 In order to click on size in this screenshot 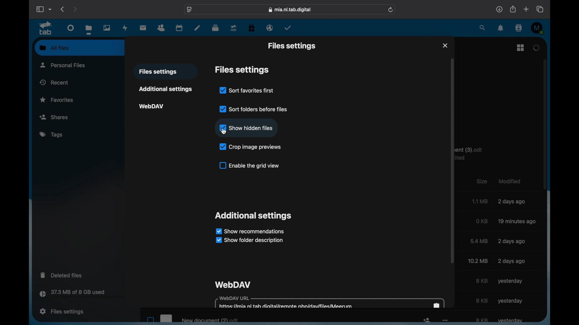, I will do `click(482, 281)`.